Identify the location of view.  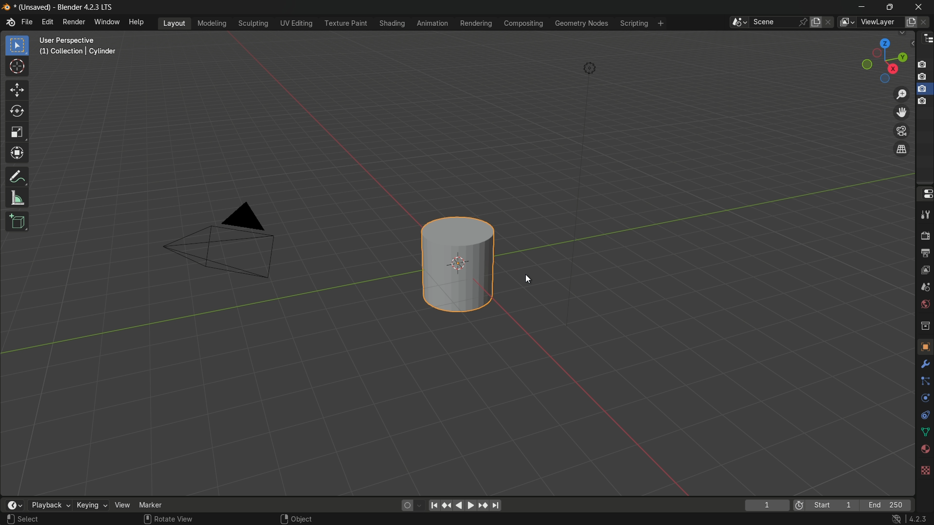
(122, 505).